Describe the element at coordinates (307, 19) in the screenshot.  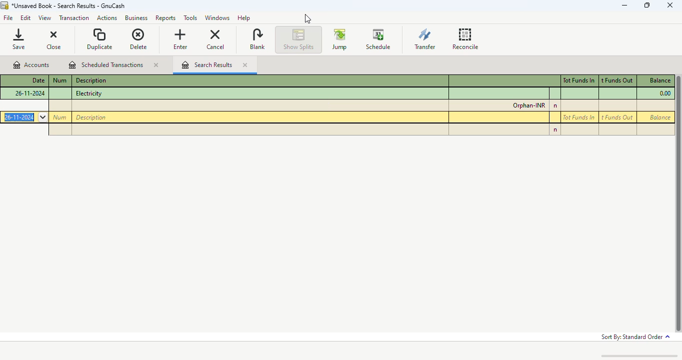
I see `cursor` at that location.